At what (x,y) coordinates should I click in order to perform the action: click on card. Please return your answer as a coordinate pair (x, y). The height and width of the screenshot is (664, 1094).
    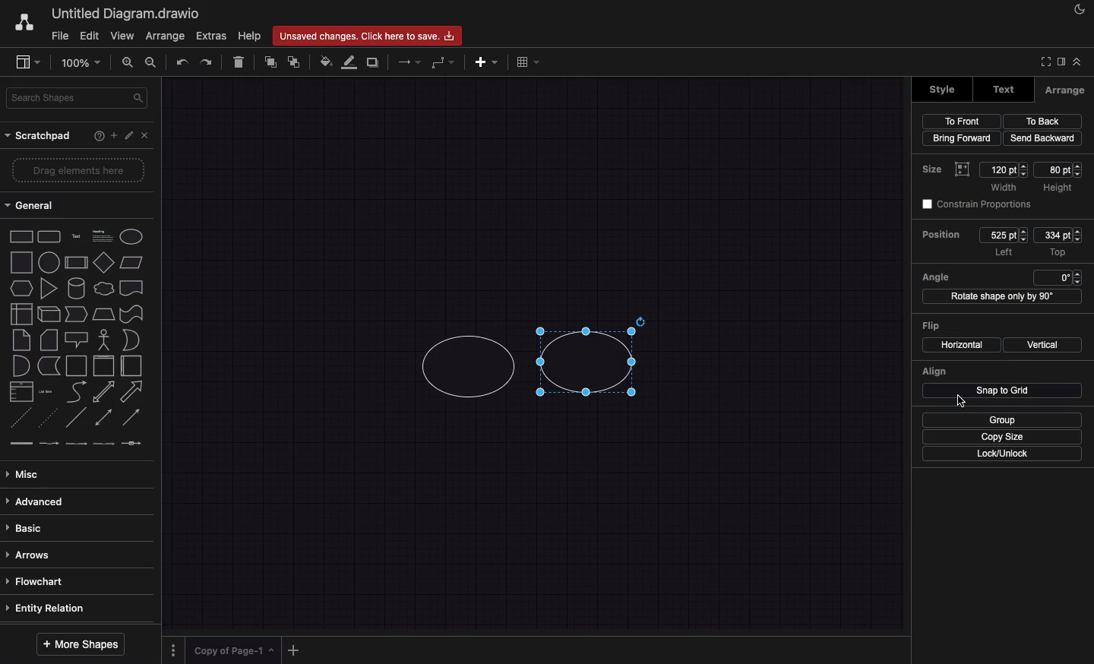
    Looking at the image, I should click on (49, 340).